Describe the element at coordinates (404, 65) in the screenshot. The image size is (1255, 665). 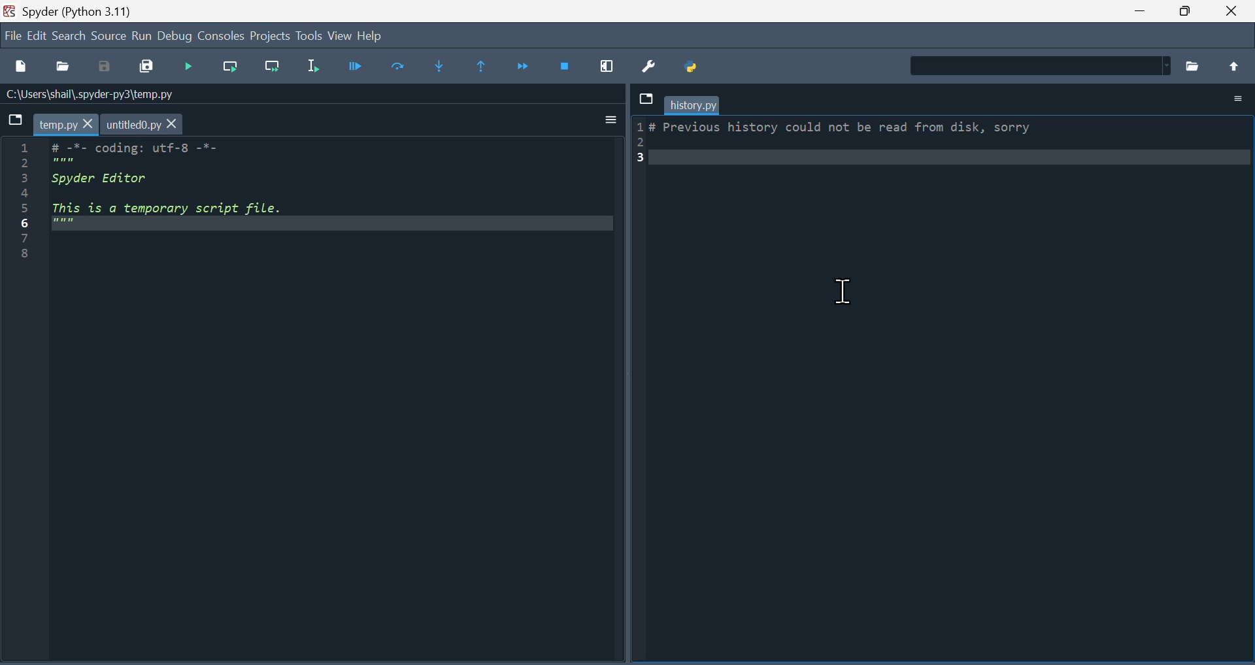
I see `Run cell` at that location.